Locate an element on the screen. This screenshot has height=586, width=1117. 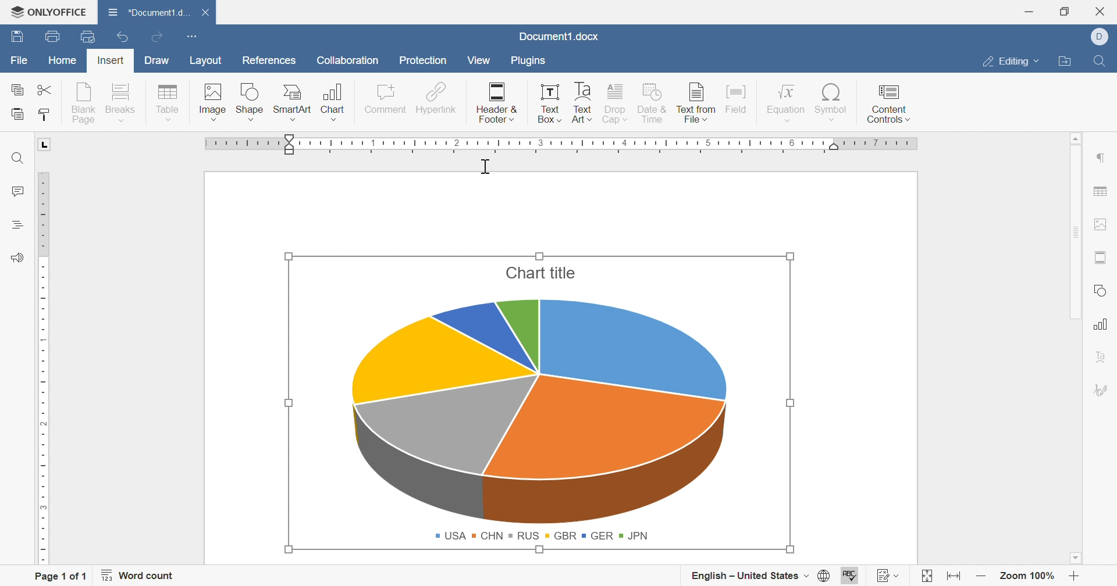
Ruler is located at coordinates (561, 145).